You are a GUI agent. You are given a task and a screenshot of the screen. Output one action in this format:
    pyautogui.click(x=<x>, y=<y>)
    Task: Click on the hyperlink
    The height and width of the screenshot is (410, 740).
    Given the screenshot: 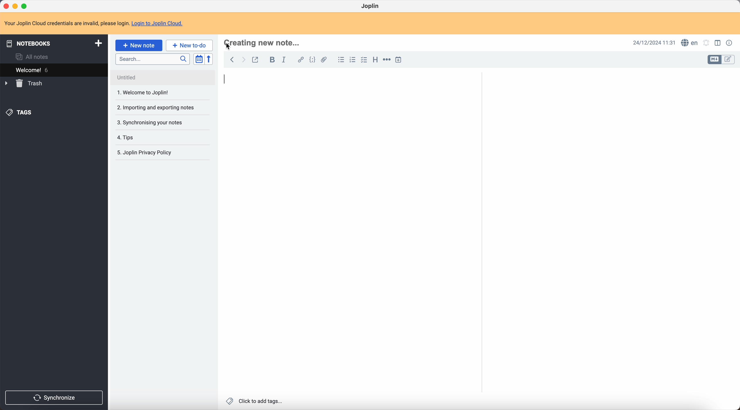 What is the action you would take?
    pyautogui.click(x=300, y=60)
    